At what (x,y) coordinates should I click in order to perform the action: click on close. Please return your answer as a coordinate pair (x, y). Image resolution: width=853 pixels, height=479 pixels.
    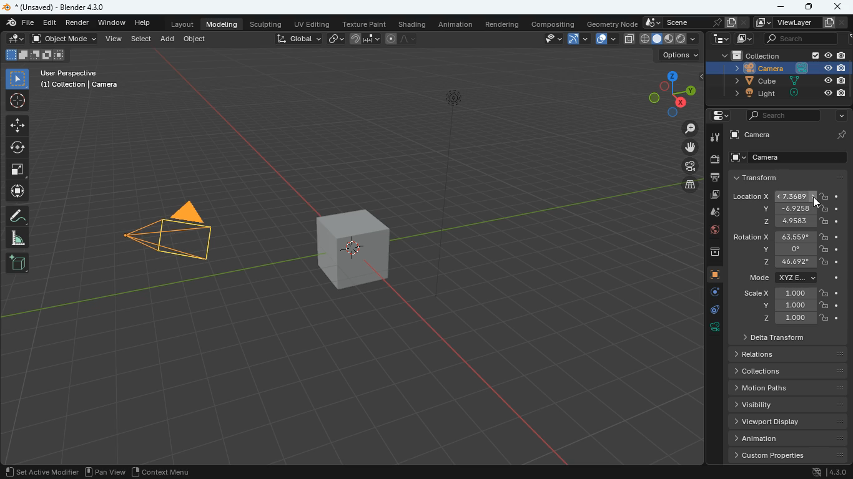
    Looking at the image, I should click on (837, 7).